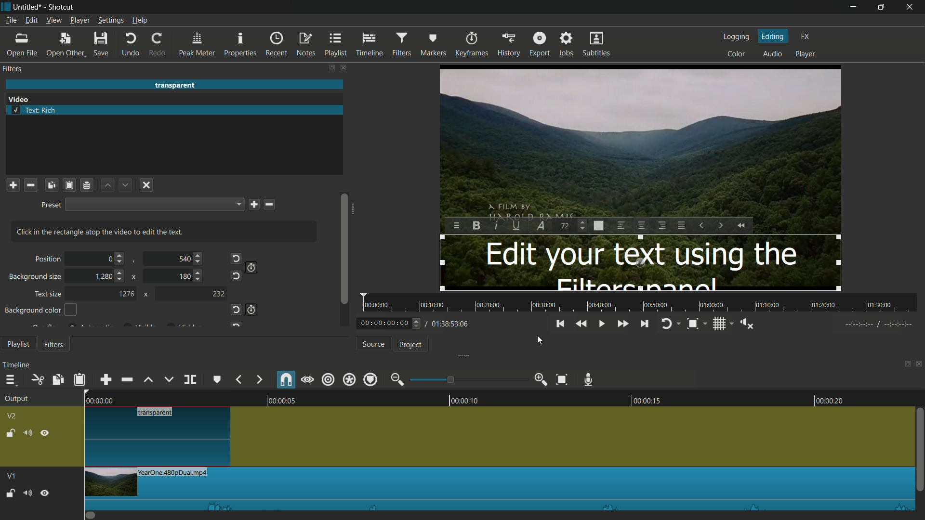  What do you see at coordinates (581, 323) in the screenshot?
I see `back` at bounding box center [581, 323].